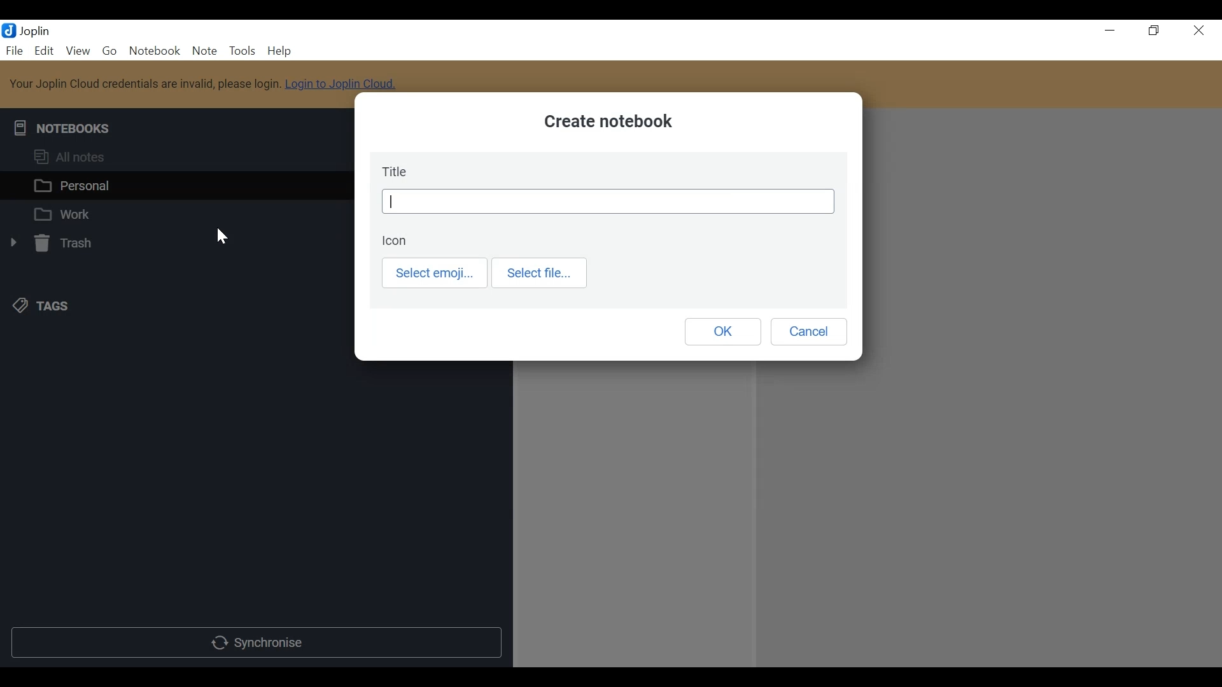  What do you see at coordinates (256, 644) in the screenshot?
I see `Synchronise` at bounding box center [256, 644].